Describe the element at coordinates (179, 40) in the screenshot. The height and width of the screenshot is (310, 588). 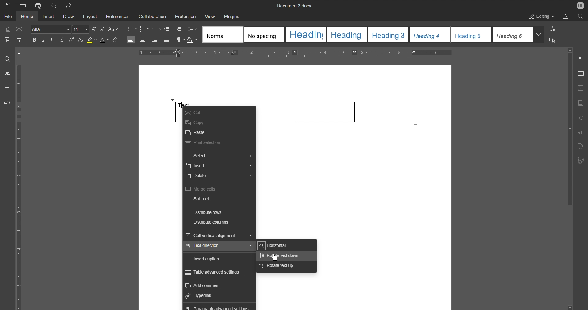
I see `Nonprinting characters` at that location.